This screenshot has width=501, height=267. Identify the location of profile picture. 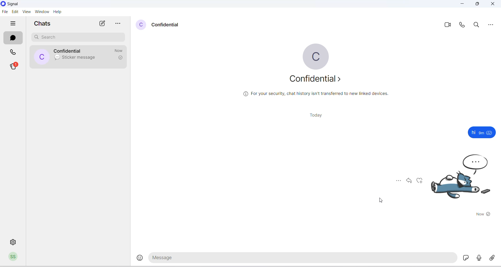
(141, 25).